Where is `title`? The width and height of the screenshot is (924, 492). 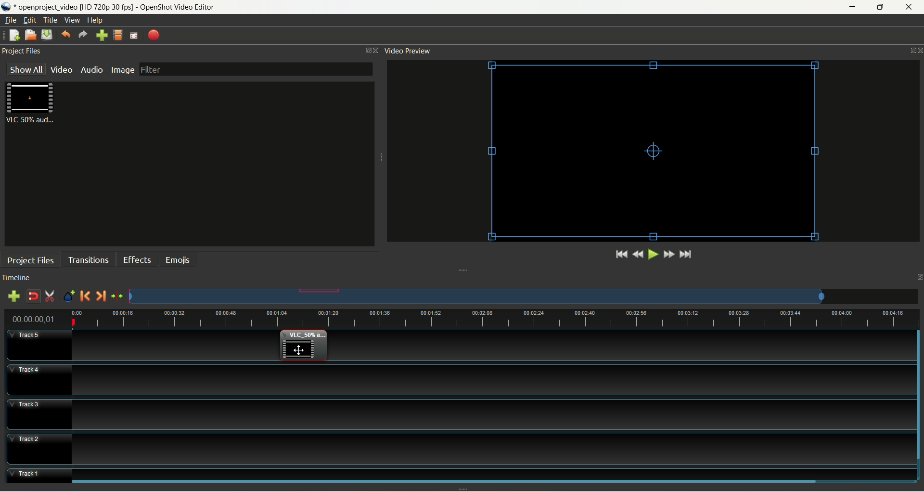
title is located at coordinates (51, 20).